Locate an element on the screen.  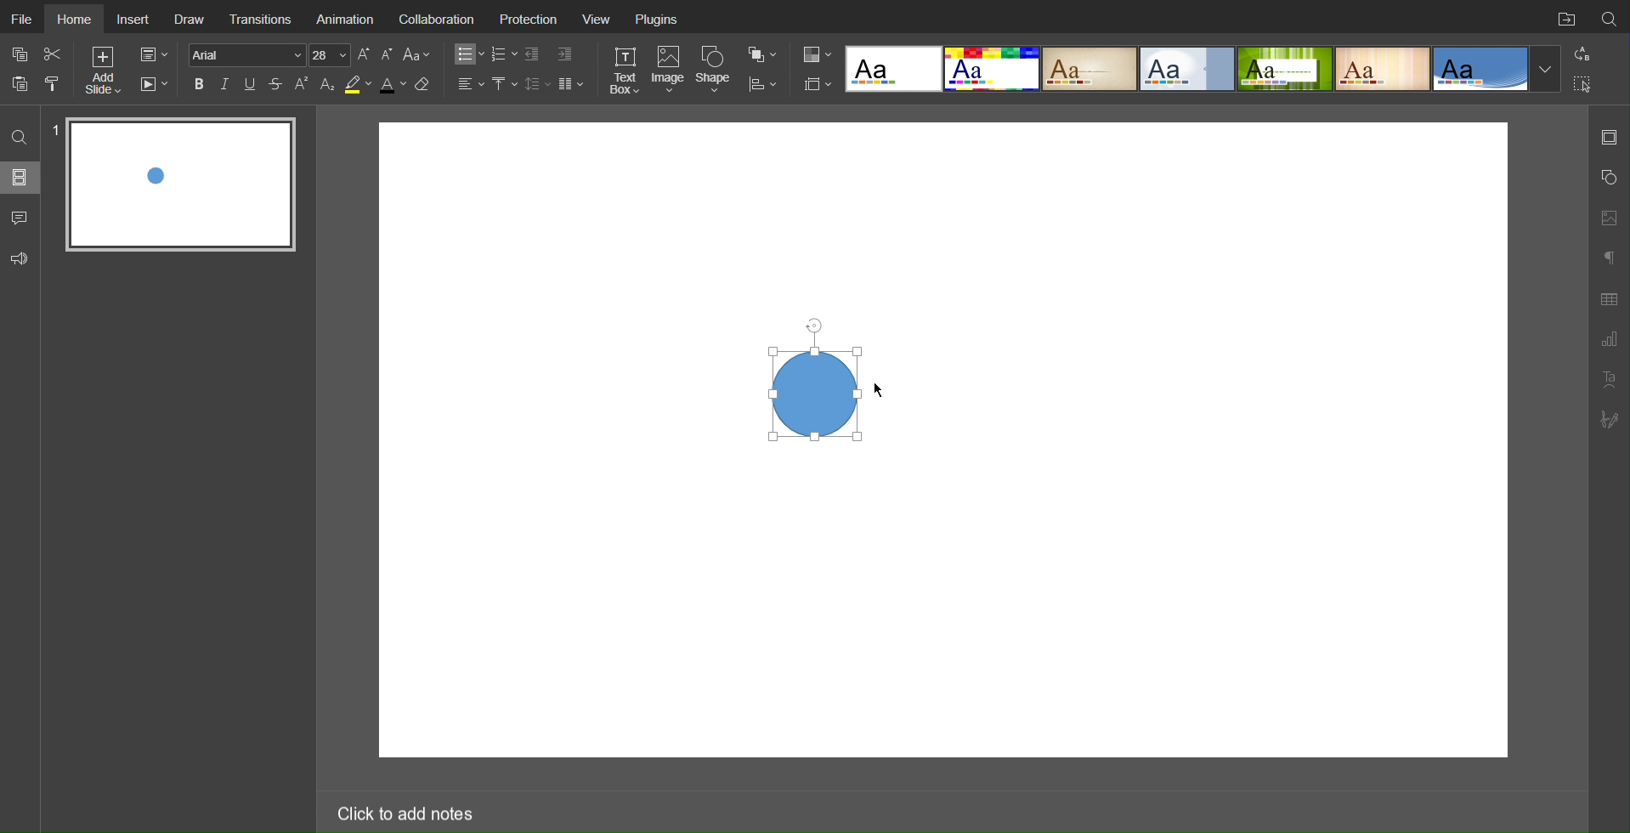
Home is located at coordinates (76, 20).